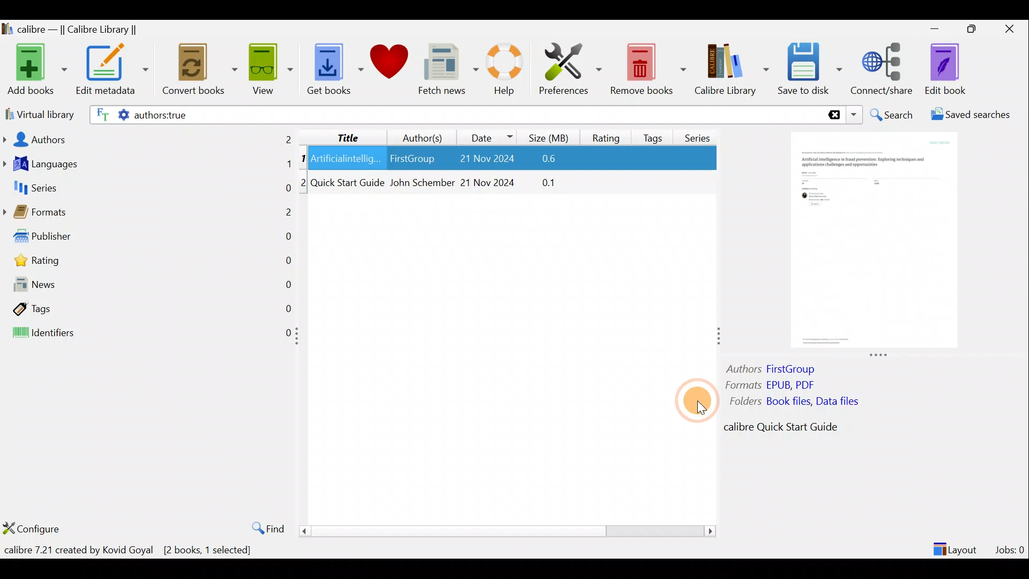 The image size is (1029, 579). I want to click on News, so click(148, 287).